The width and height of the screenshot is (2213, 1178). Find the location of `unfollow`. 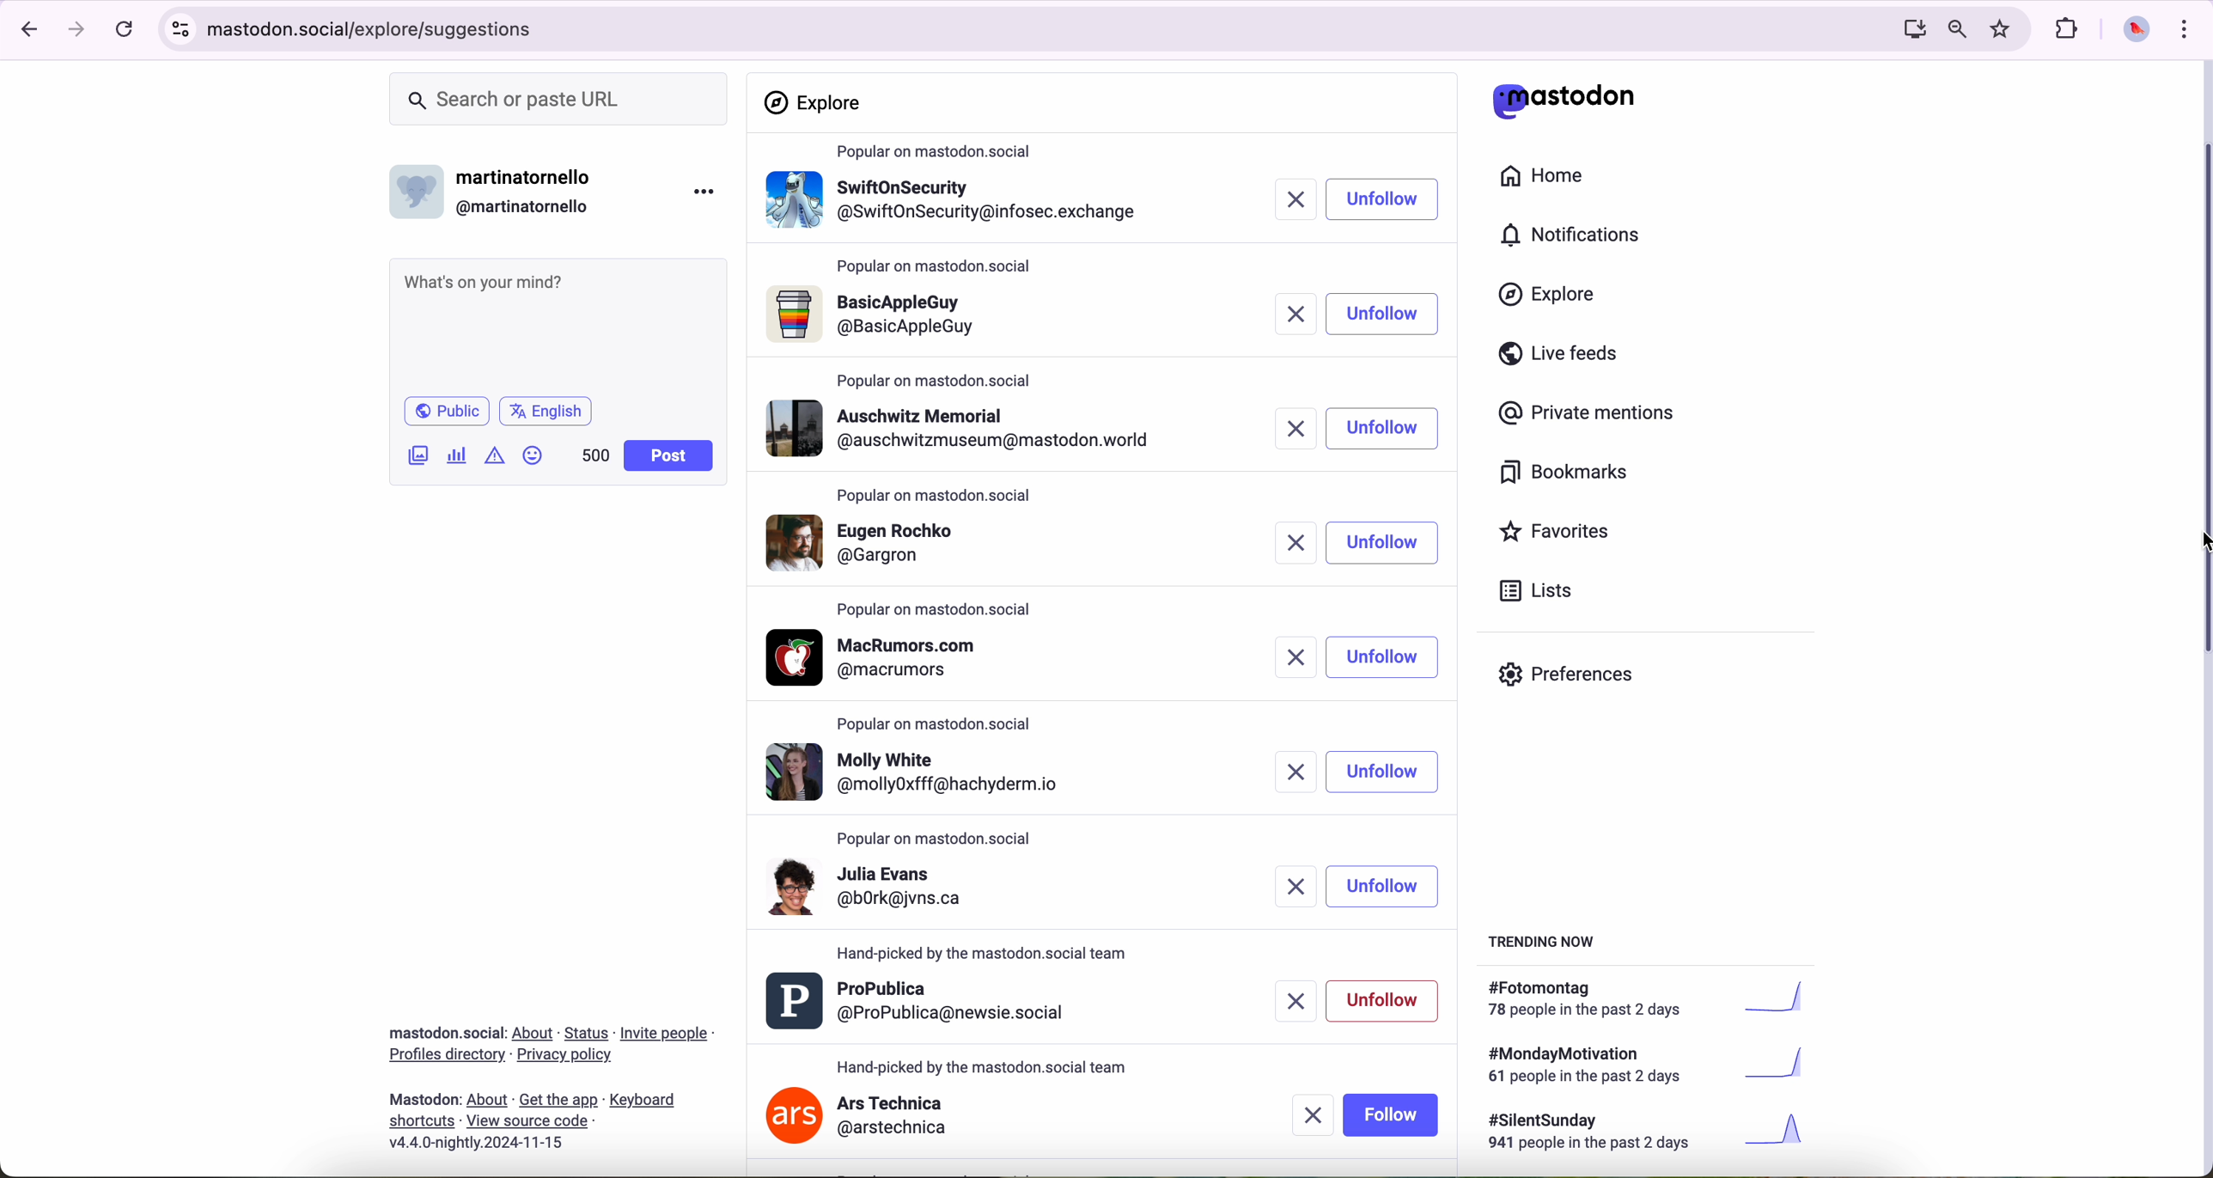

unfollow is located at coordinates (1383, 886).